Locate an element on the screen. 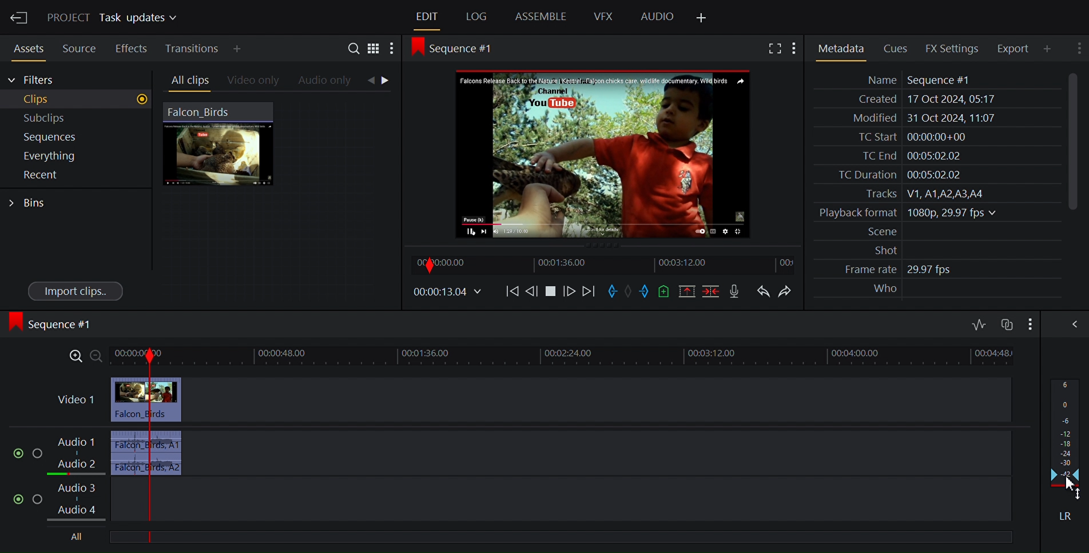  Move backwards is located at coordinates (511, 293).